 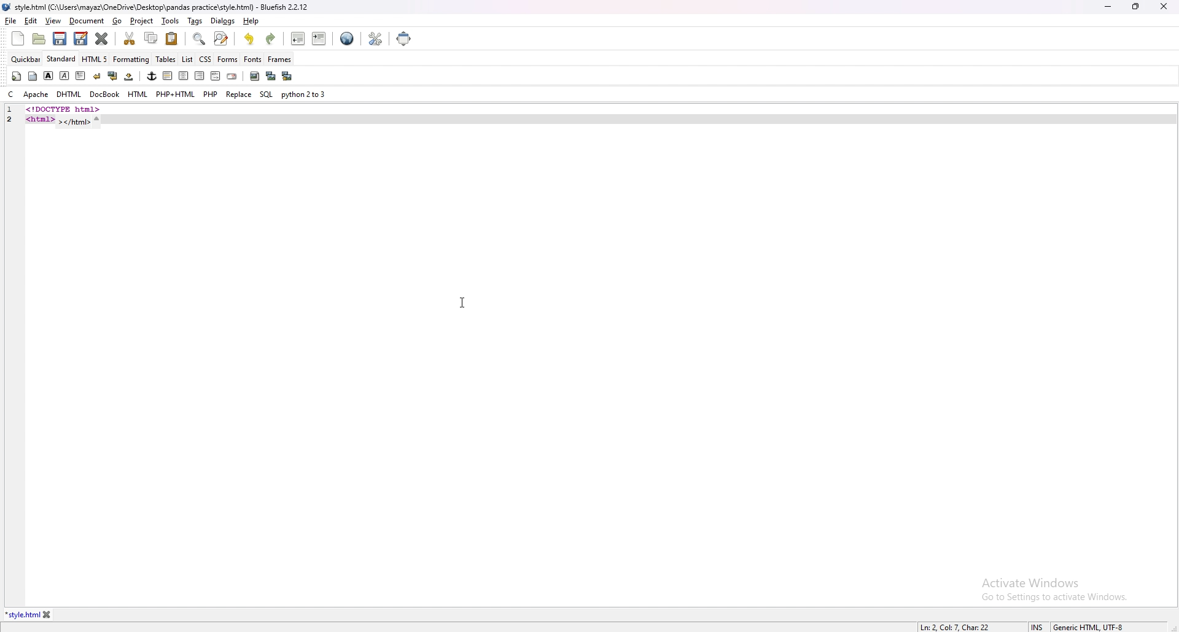 I want to click on break, so click(x=96, y=75).